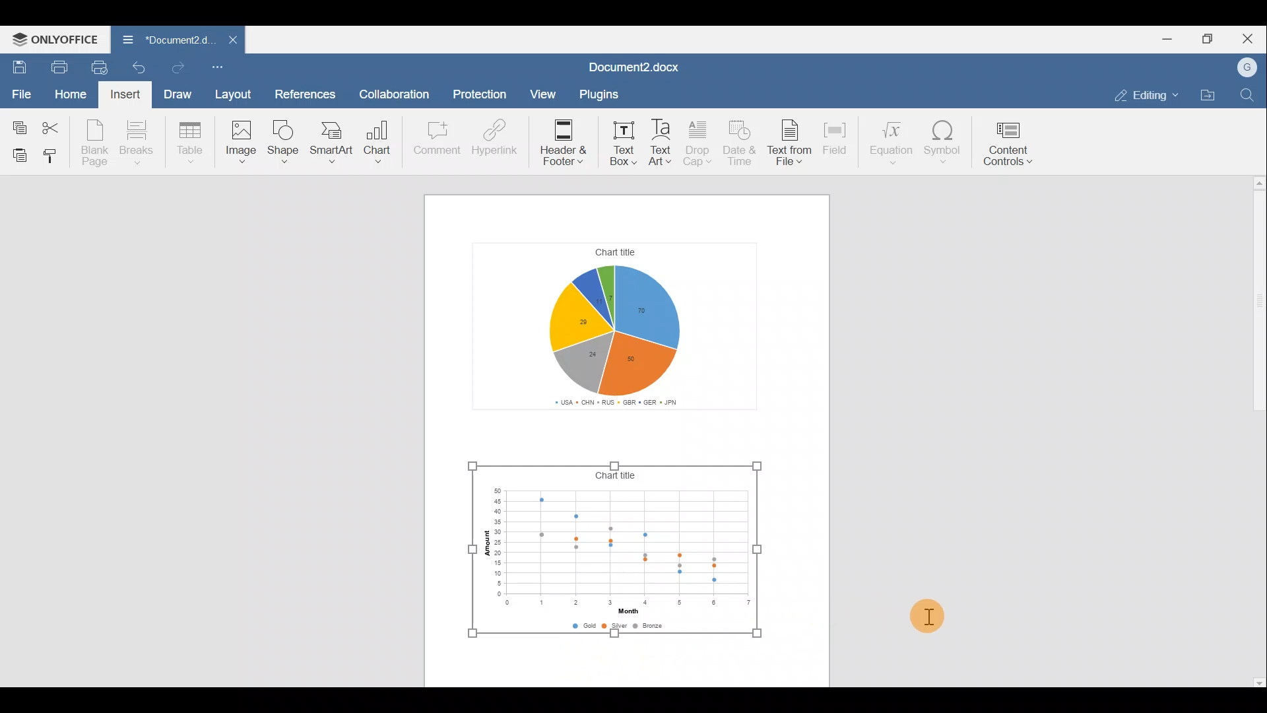 This screenshot has width=1267, height=713. Describe the element at coordinates (19, 126) in the screenshot. I see `Copy` at that location.